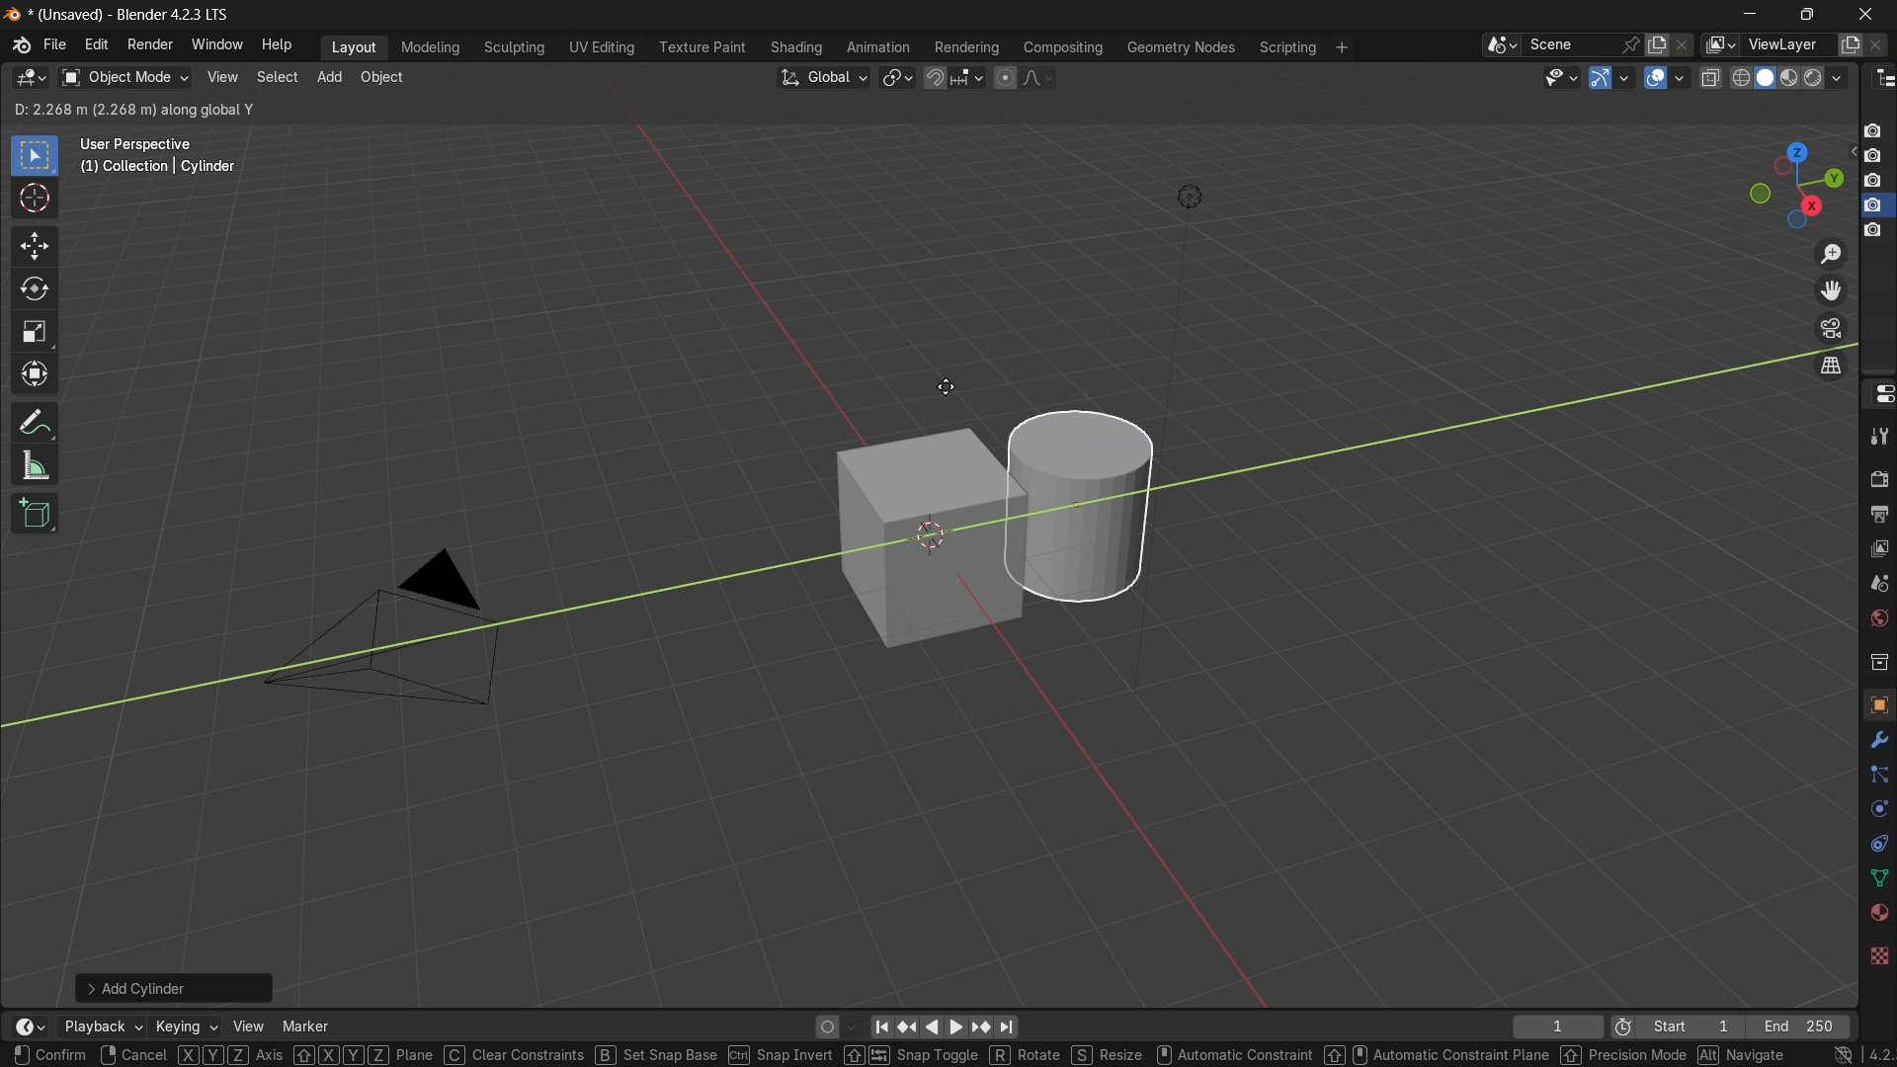 The height and width of the screenshot is (1067, 1897). I want to click on object menu, so click(384, 78).